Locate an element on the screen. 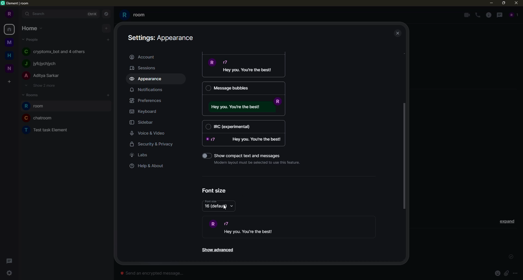  room is located at coordinates (39, 118).